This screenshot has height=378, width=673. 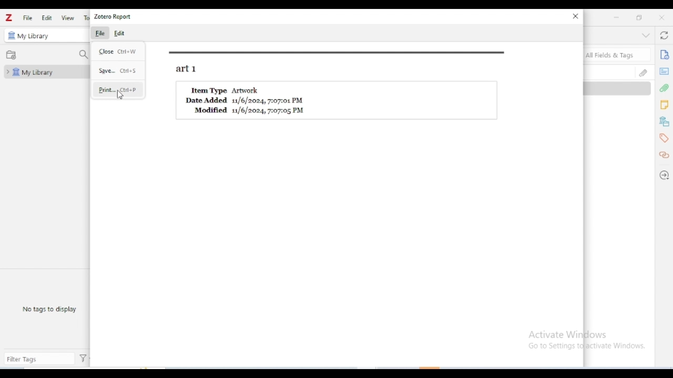 I want to click on Activate Windows, so click(x=568, y=334).